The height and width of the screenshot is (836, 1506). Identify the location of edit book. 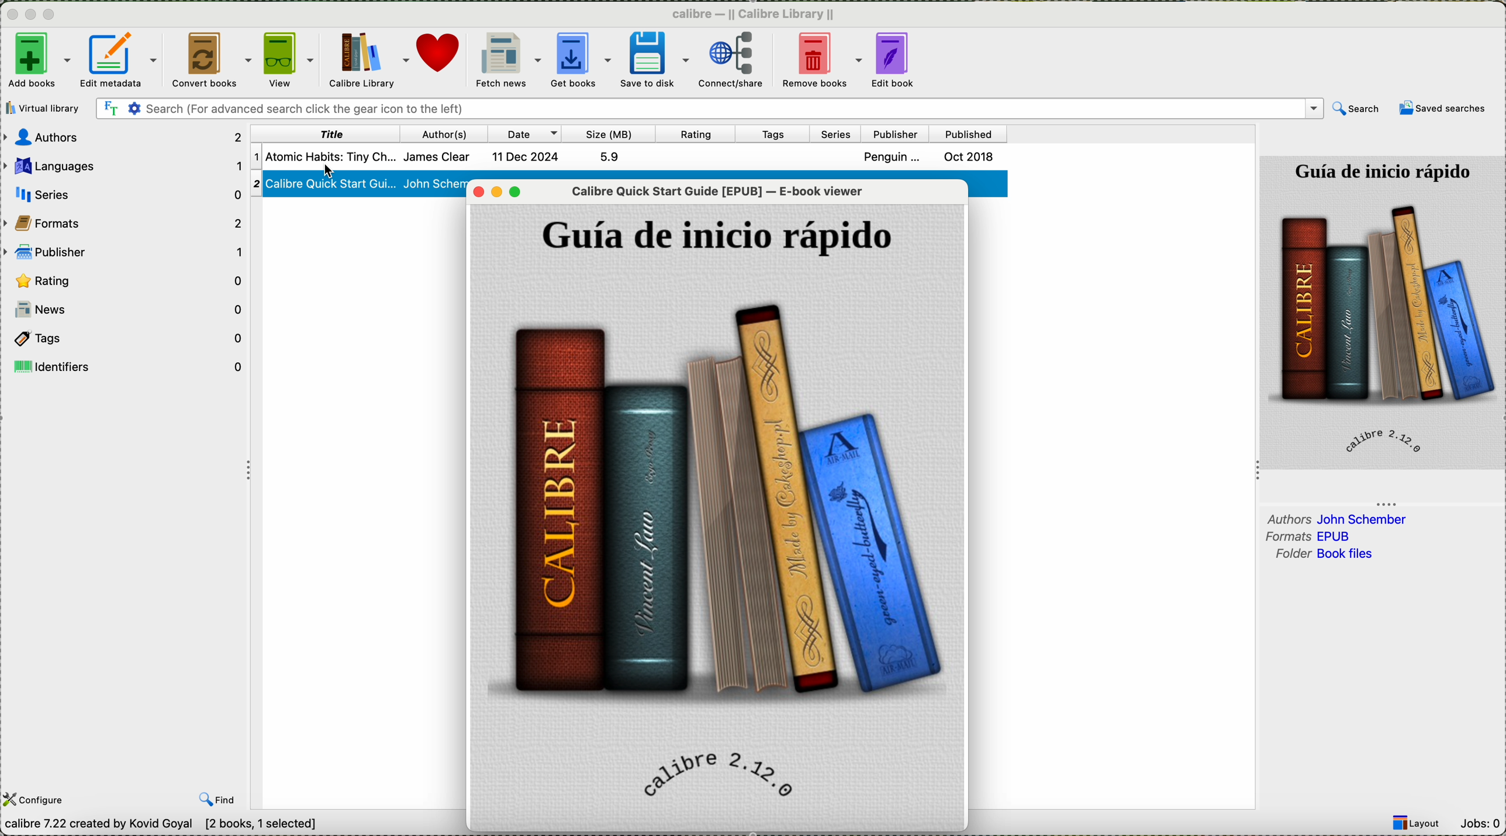
(895, 61).